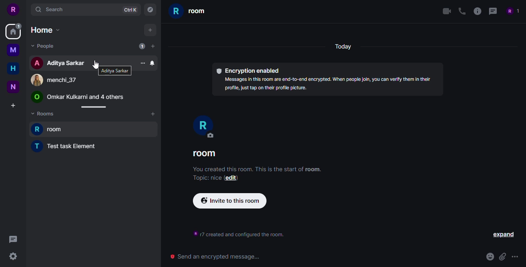  What do you see at coordinates (206, 178) in the screenshot?
I see `topic: nice` at bounding box center [206, 178].